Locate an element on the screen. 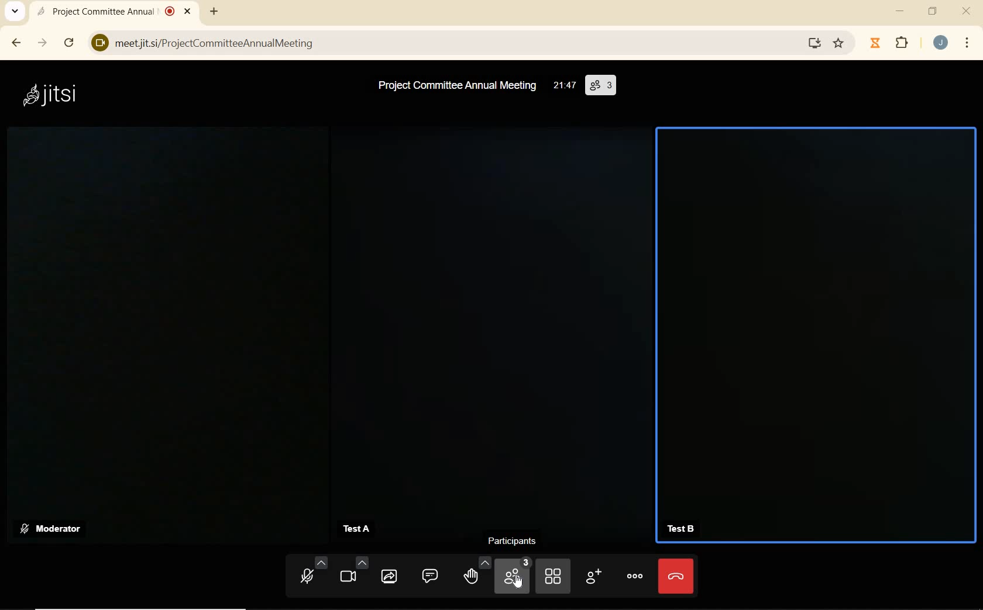  CAMERA is located at coordinates (353, 572).